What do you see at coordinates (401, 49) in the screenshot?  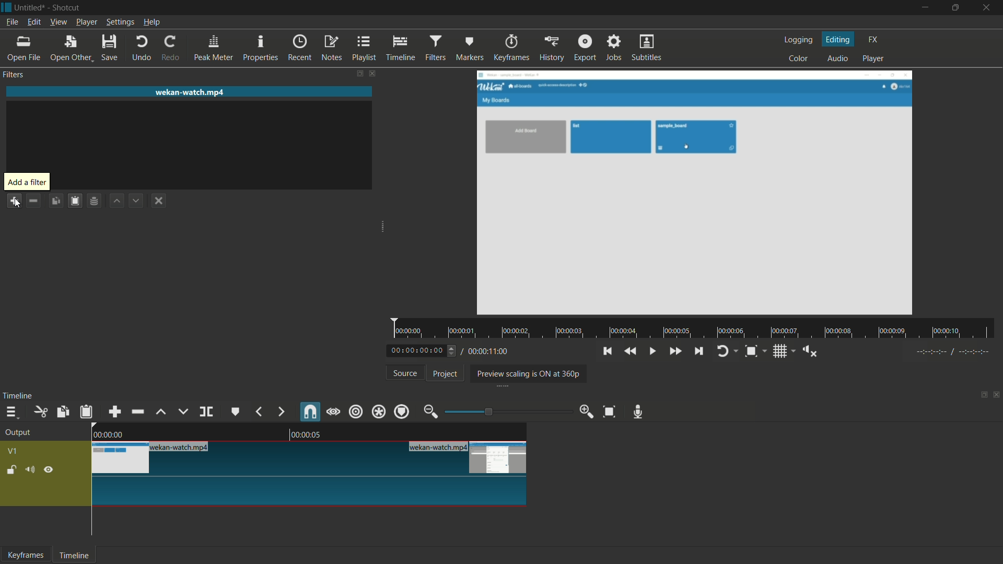 I see `timeline` at bounding box center [401, 49].